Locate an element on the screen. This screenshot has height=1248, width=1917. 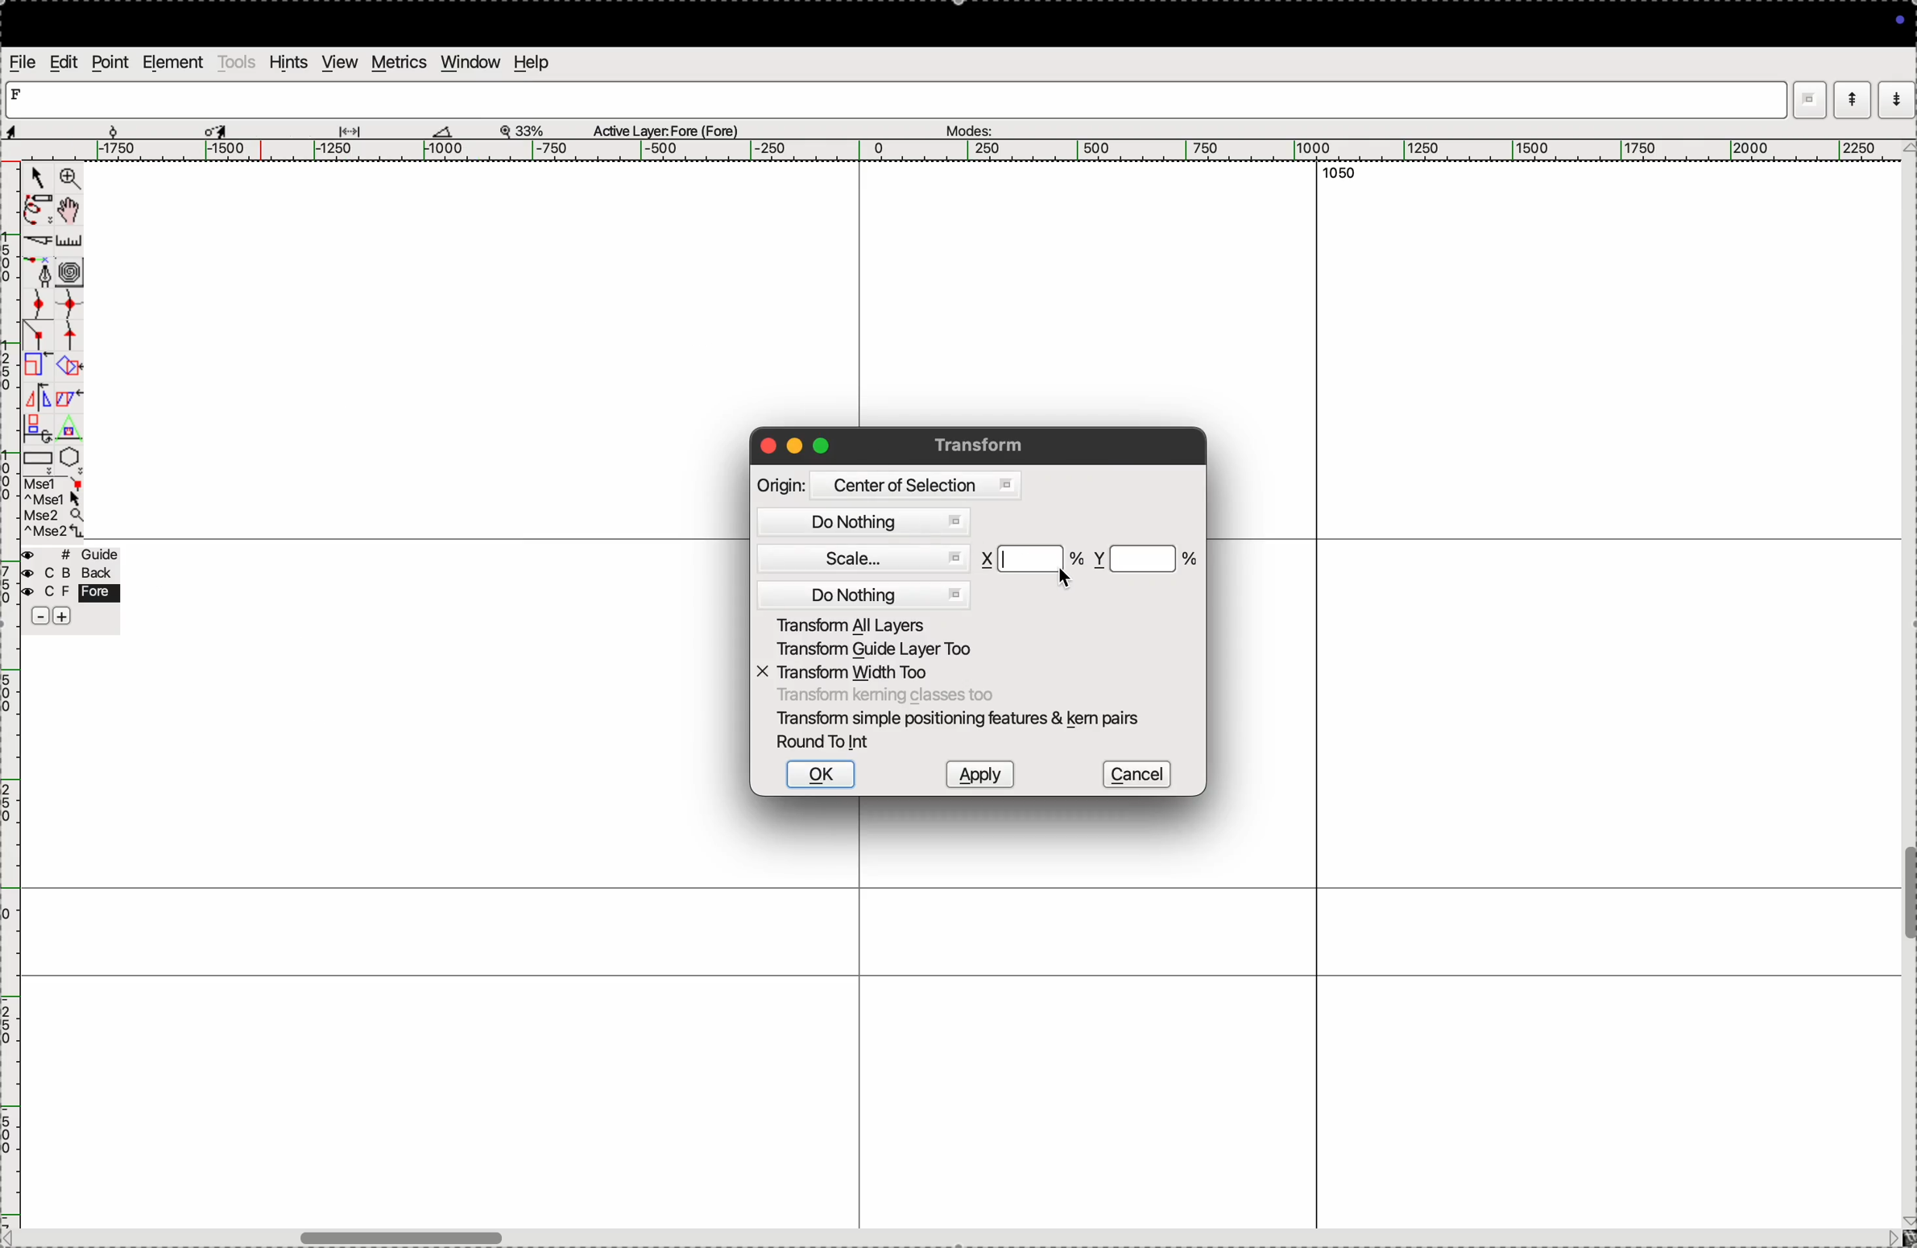
guide is located at coordinates (75, 554).